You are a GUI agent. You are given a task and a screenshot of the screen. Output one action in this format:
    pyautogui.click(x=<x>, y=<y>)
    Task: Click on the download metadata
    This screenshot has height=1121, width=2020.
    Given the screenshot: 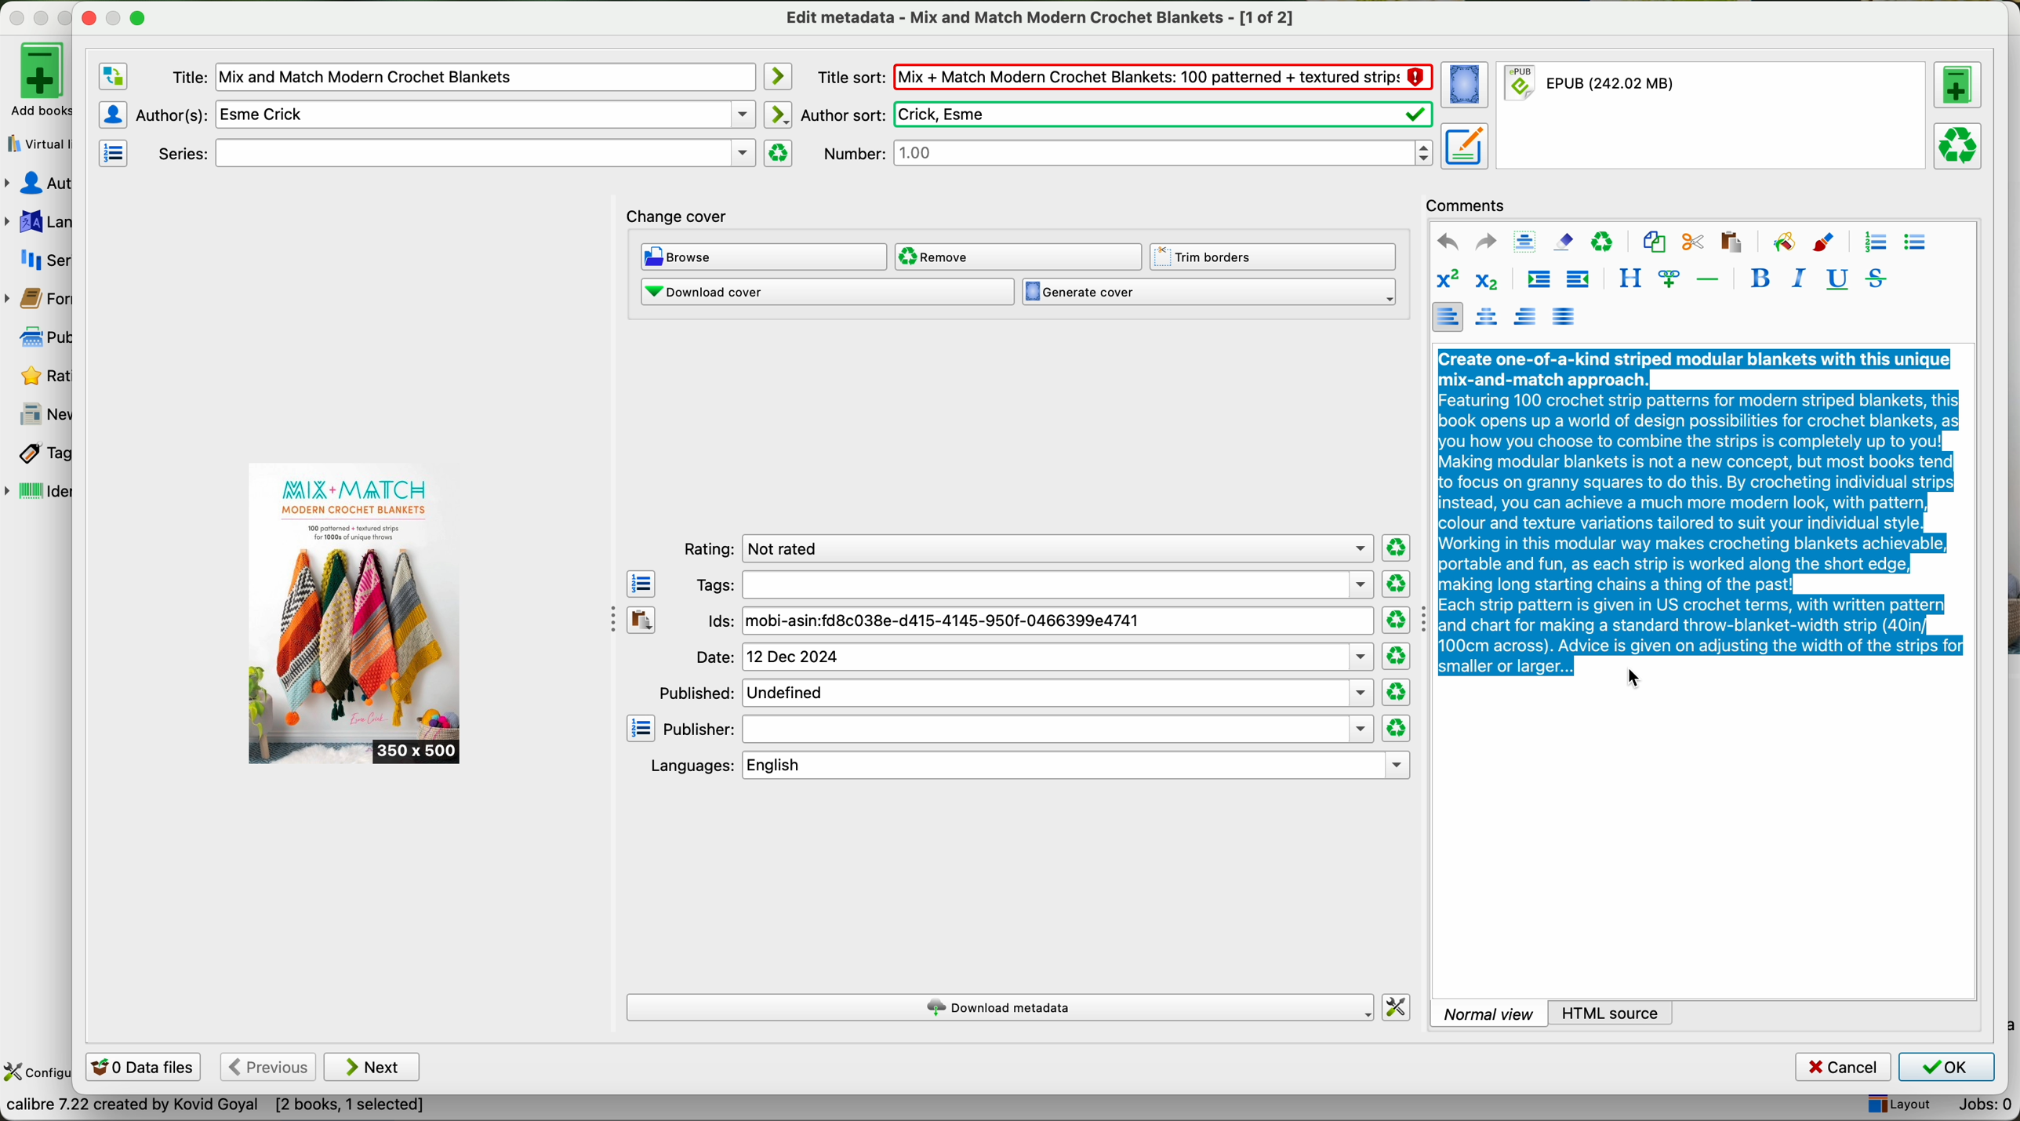 What is the action you would take?
    pyautogui.click(x=1002, y=1009)
    